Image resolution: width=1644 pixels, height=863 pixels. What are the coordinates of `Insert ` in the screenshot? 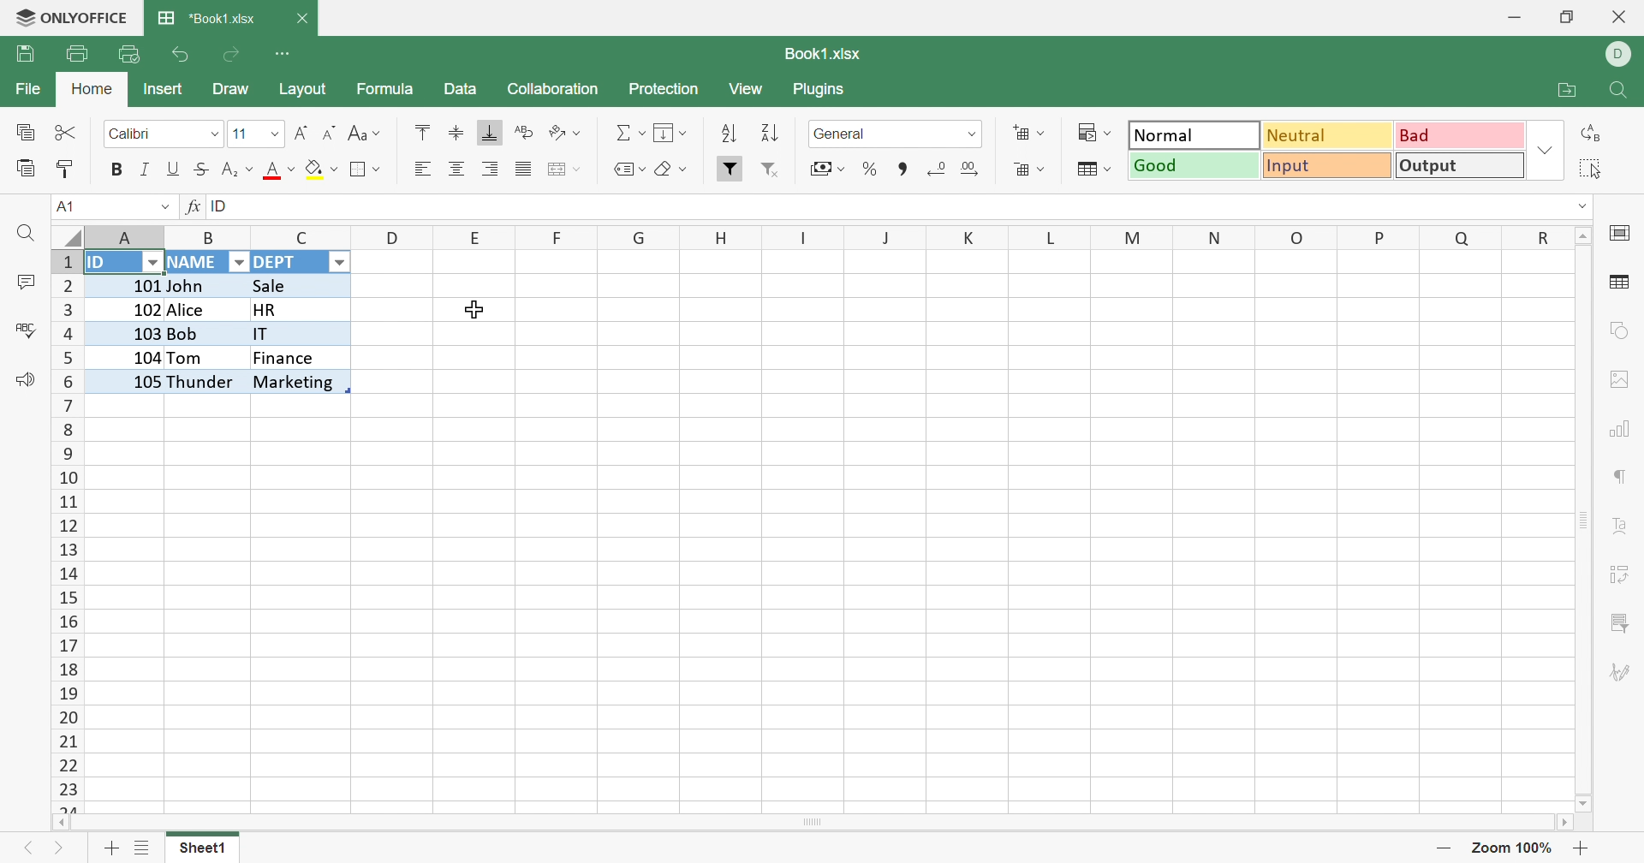 It's located at (1030, 134).